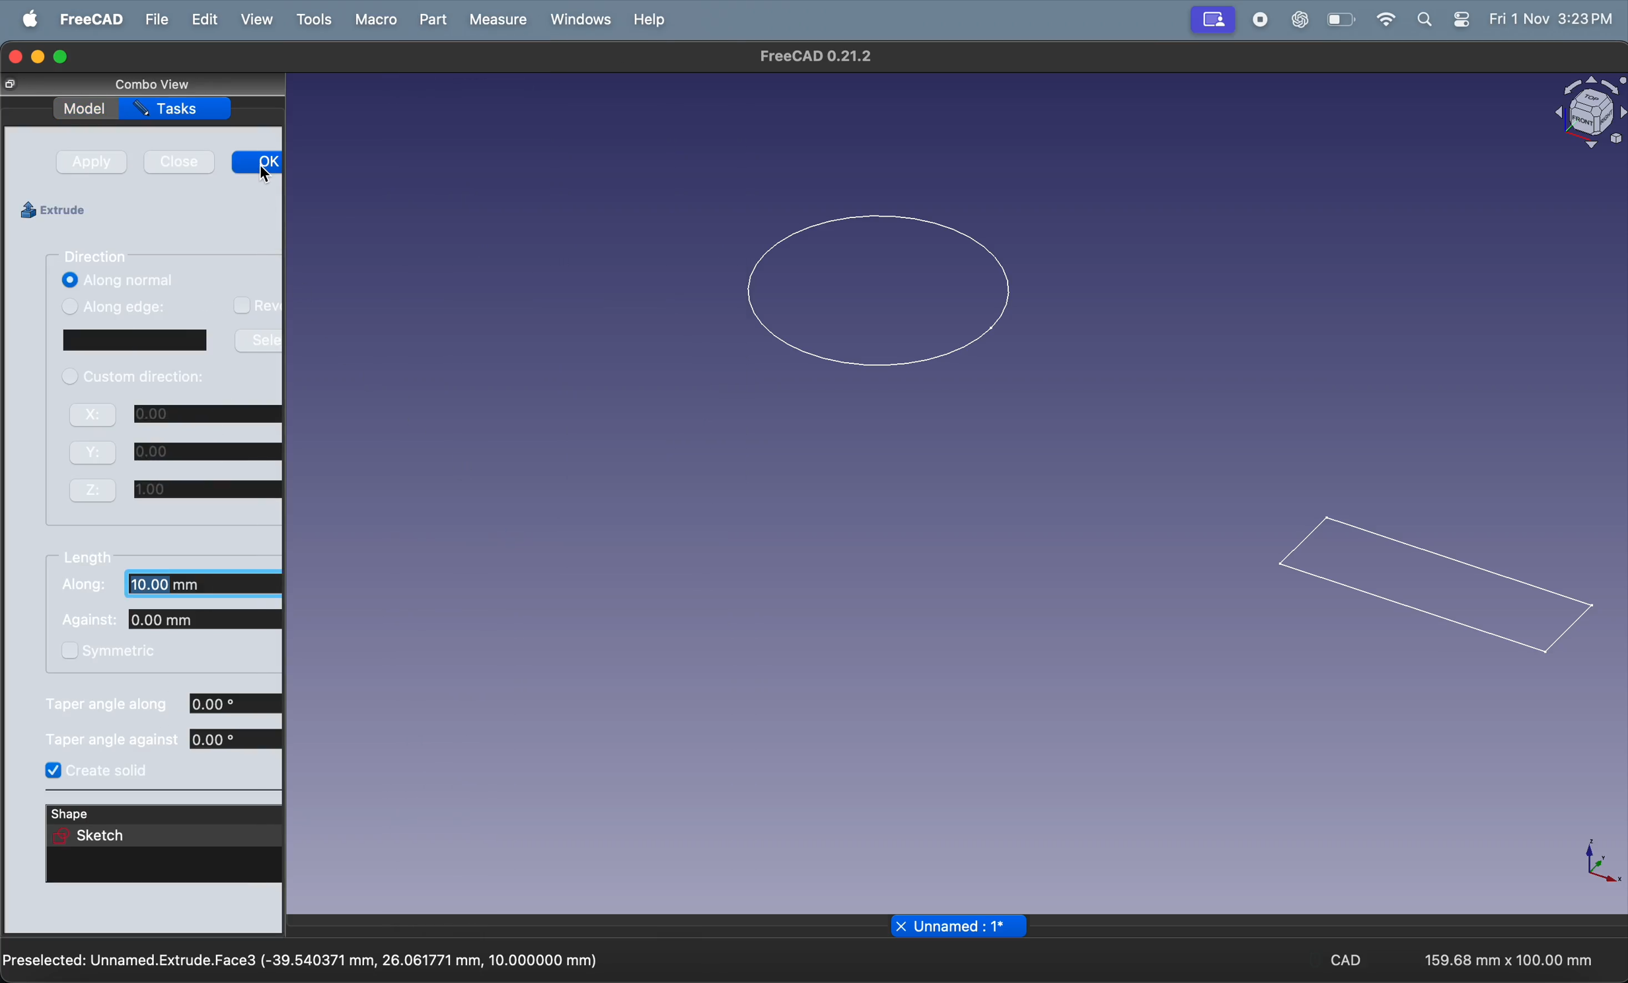  Describe the element at coordinates (205, 19) in the screenshot. I see `Edit` at that location.